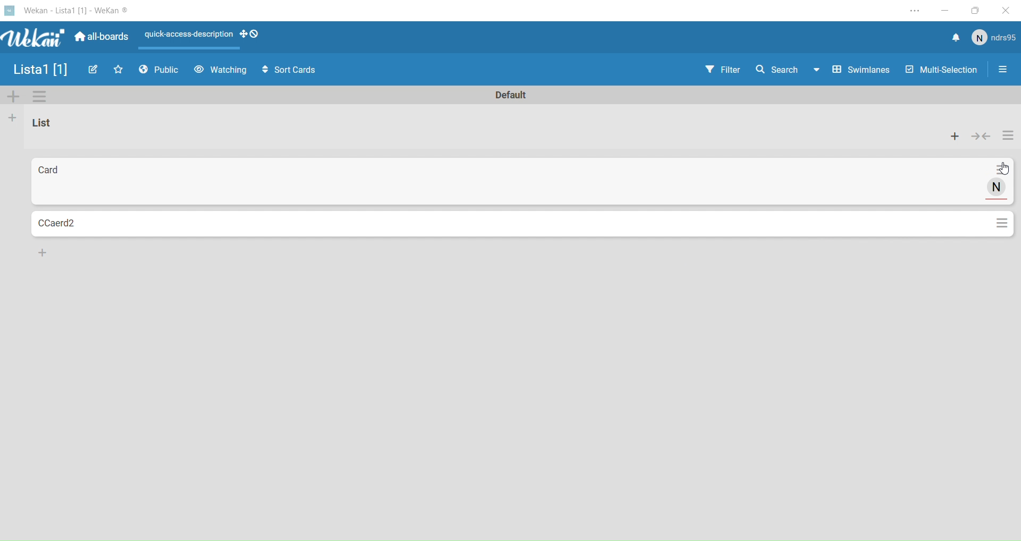 The image size is (1021, 541). I want to click on Add, so click(44, 252).